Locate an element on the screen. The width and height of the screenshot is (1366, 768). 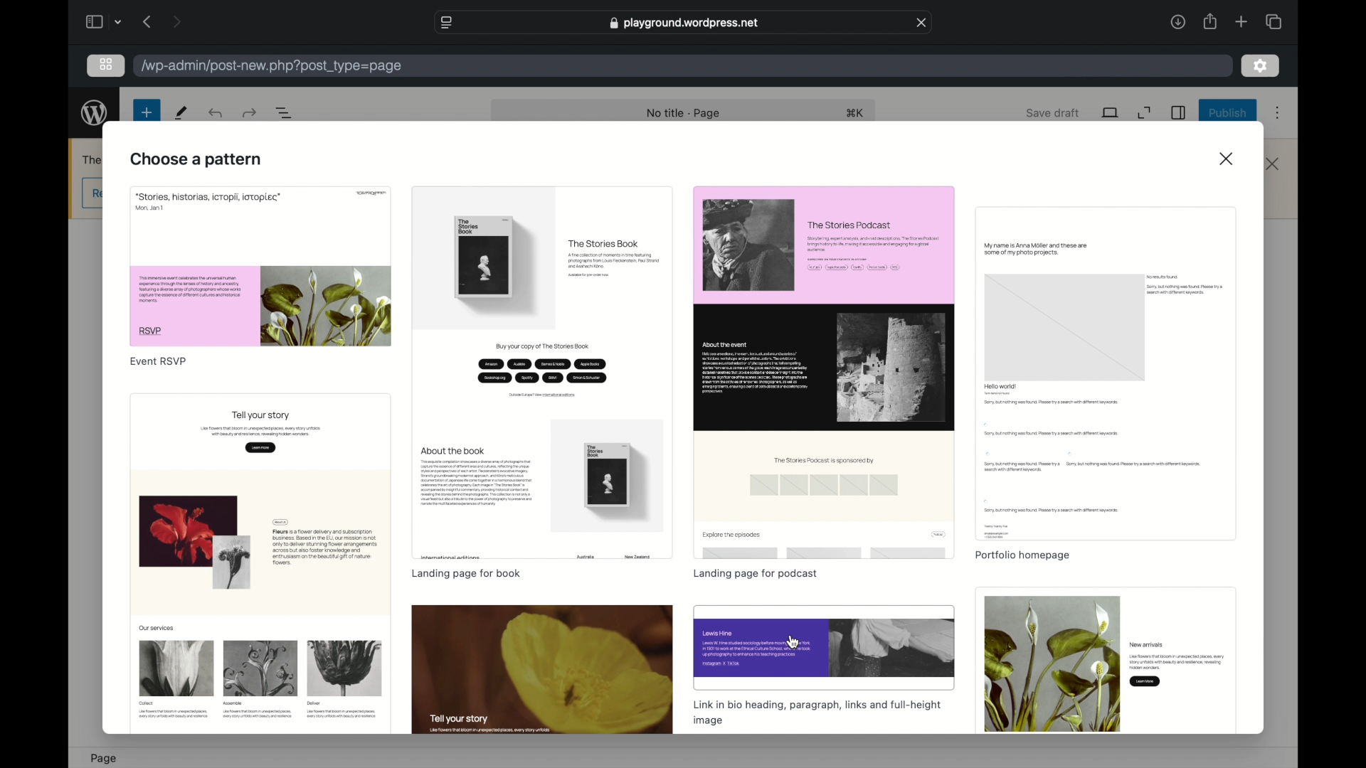
preview is located at coordinates (260, 562).